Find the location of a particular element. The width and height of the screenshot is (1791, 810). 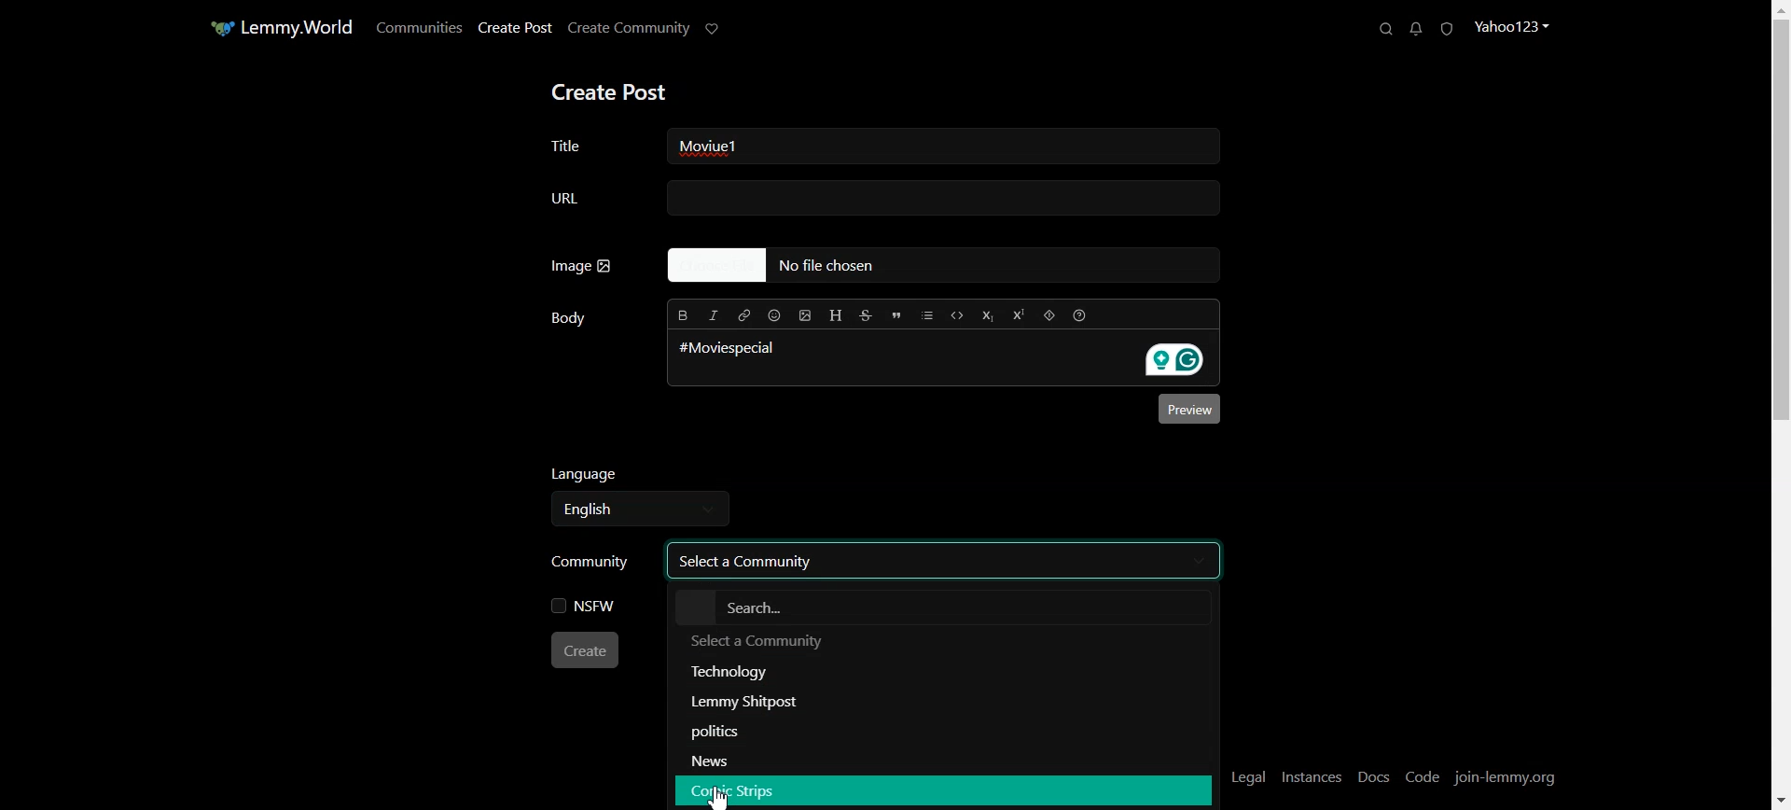

Preview is located at coordinates (1189, 409).